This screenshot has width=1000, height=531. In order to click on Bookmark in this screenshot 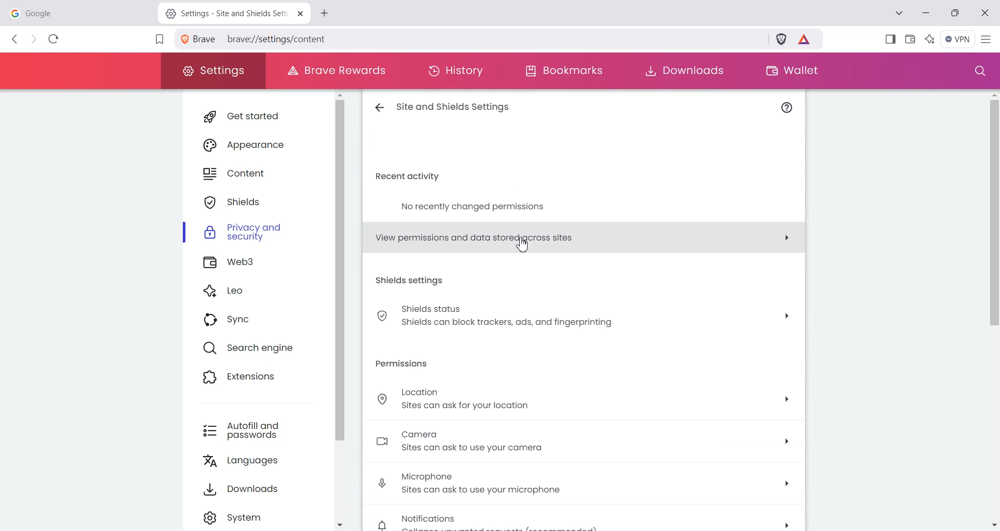, I will do `click(159, 40)`.